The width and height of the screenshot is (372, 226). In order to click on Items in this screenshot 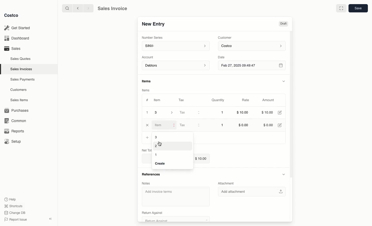, I will do `click(149, 82)`.